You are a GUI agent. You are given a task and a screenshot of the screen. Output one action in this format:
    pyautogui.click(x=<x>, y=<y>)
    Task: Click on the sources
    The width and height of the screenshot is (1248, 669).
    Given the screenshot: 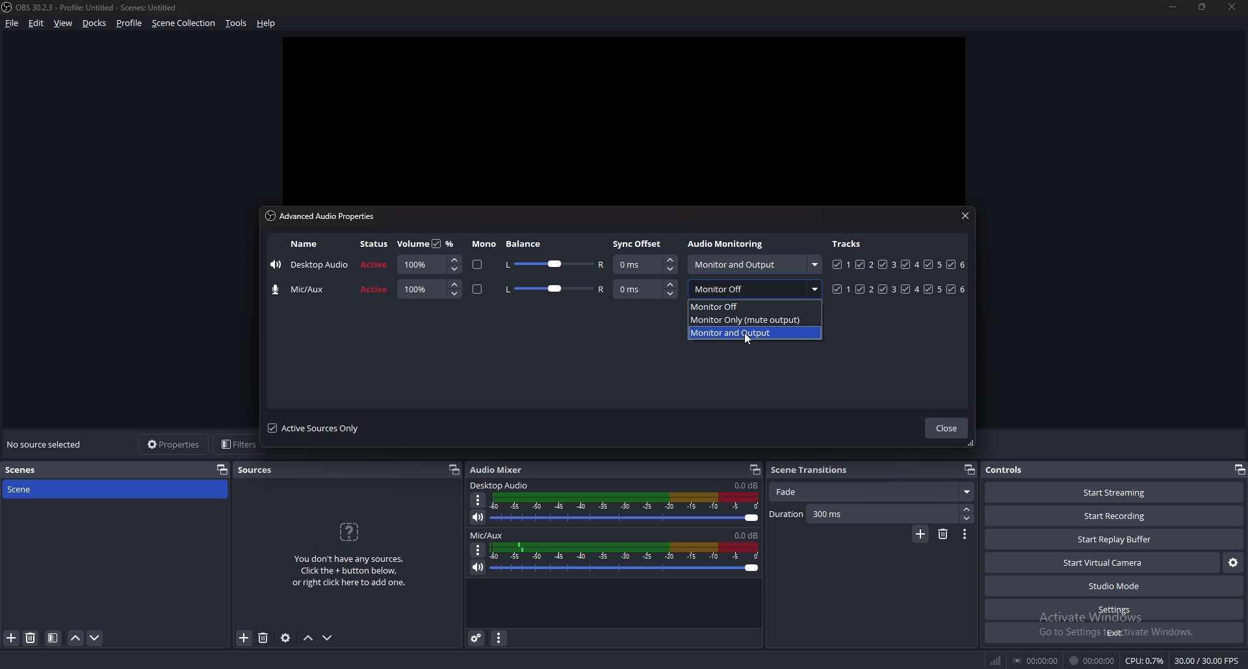 What is the action you would take?
    pyautogui.click(x=257, y=470)
    